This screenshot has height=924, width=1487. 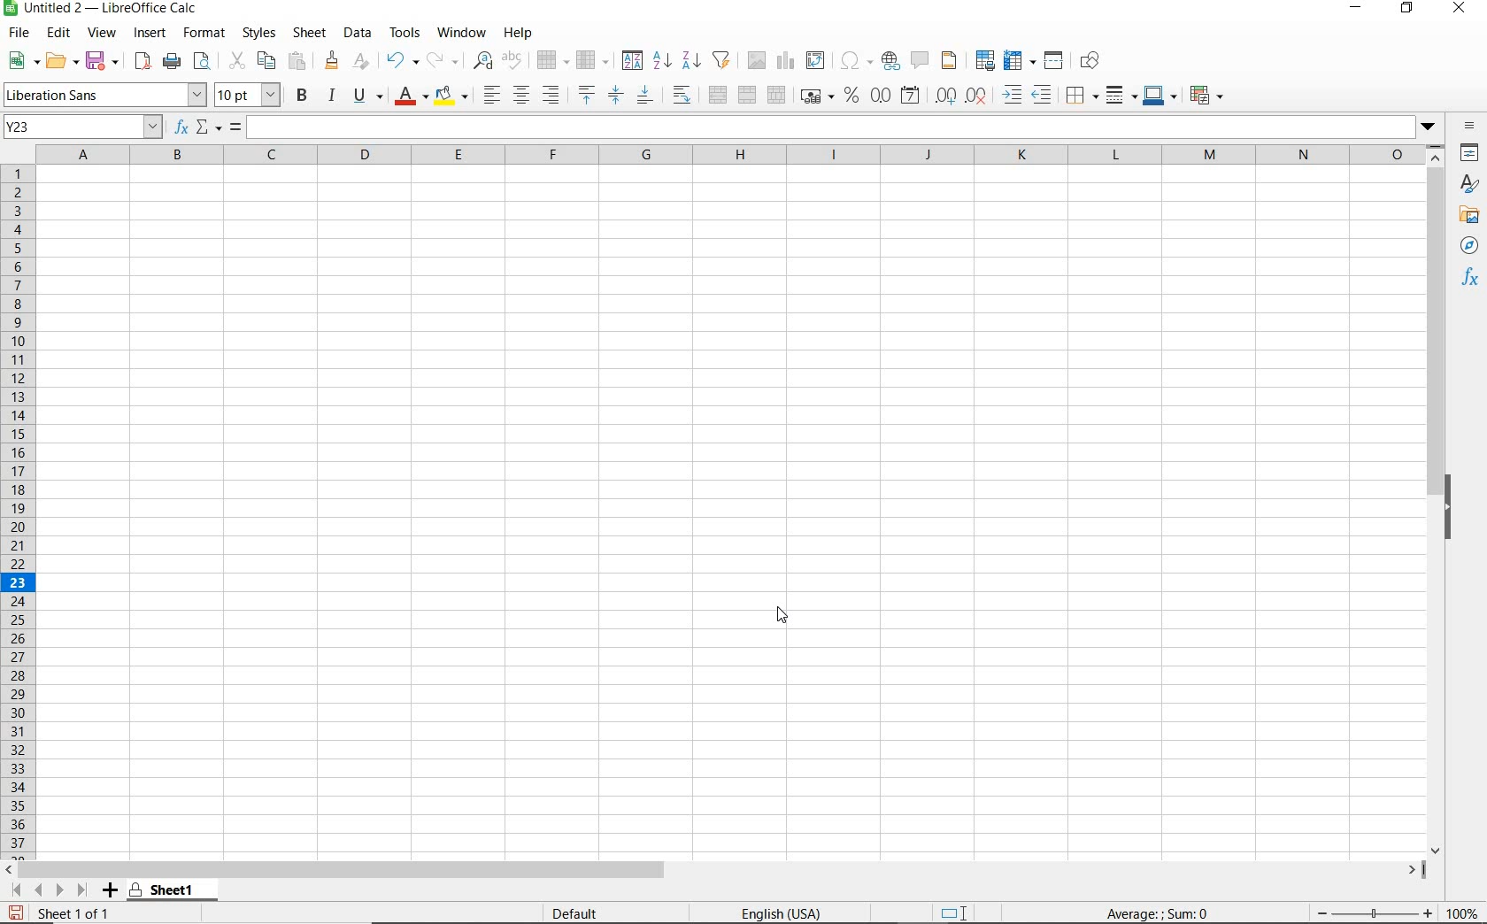 What do you see at coordinates (976, 96) in the screenshot?
I see `DELETE DECIMAL PLACE` at bounding box center [976, 96].